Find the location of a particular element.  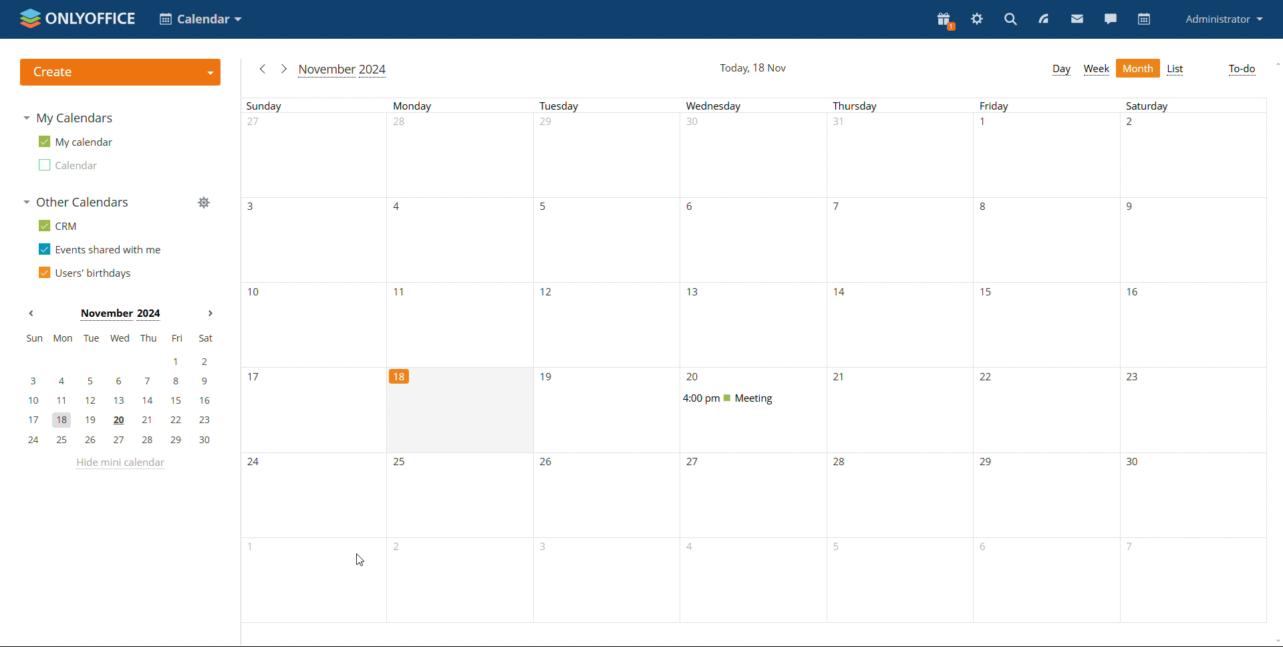

profile is located at coordinates (1223, 19).